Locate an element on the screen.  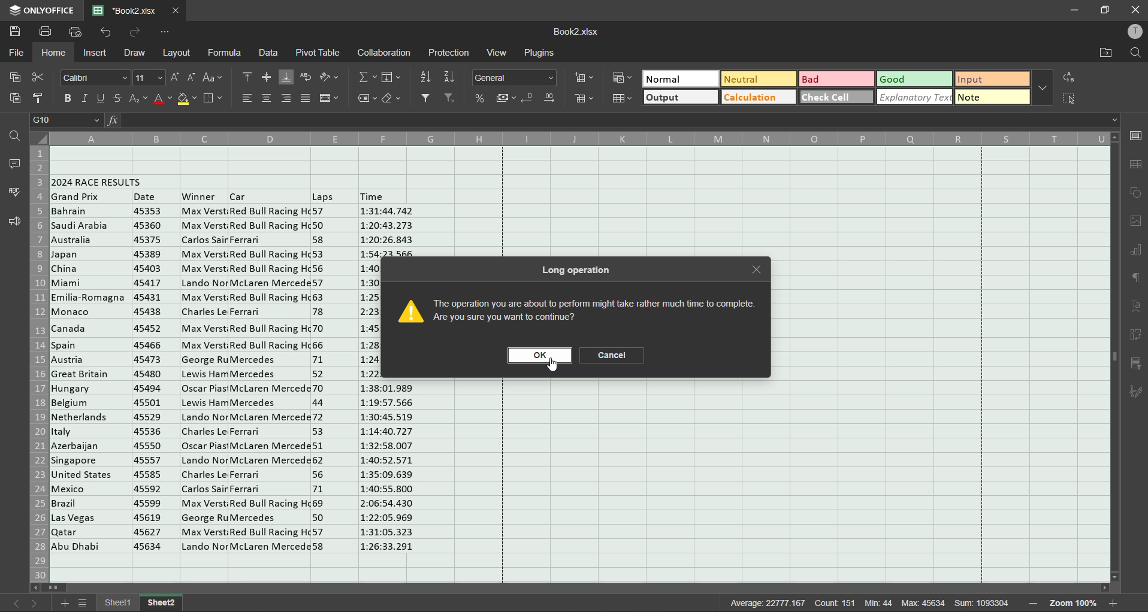
zoom in is located at coordinates (1112, 602).